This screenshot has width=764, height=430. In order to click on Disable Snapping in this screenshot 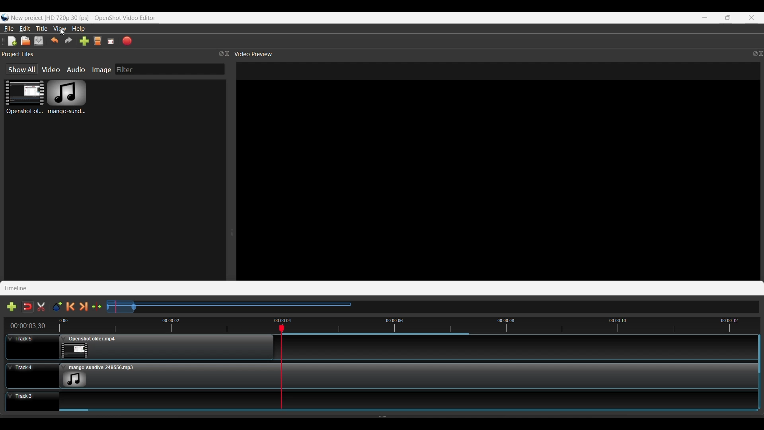, I will do `click(28, 306)`.